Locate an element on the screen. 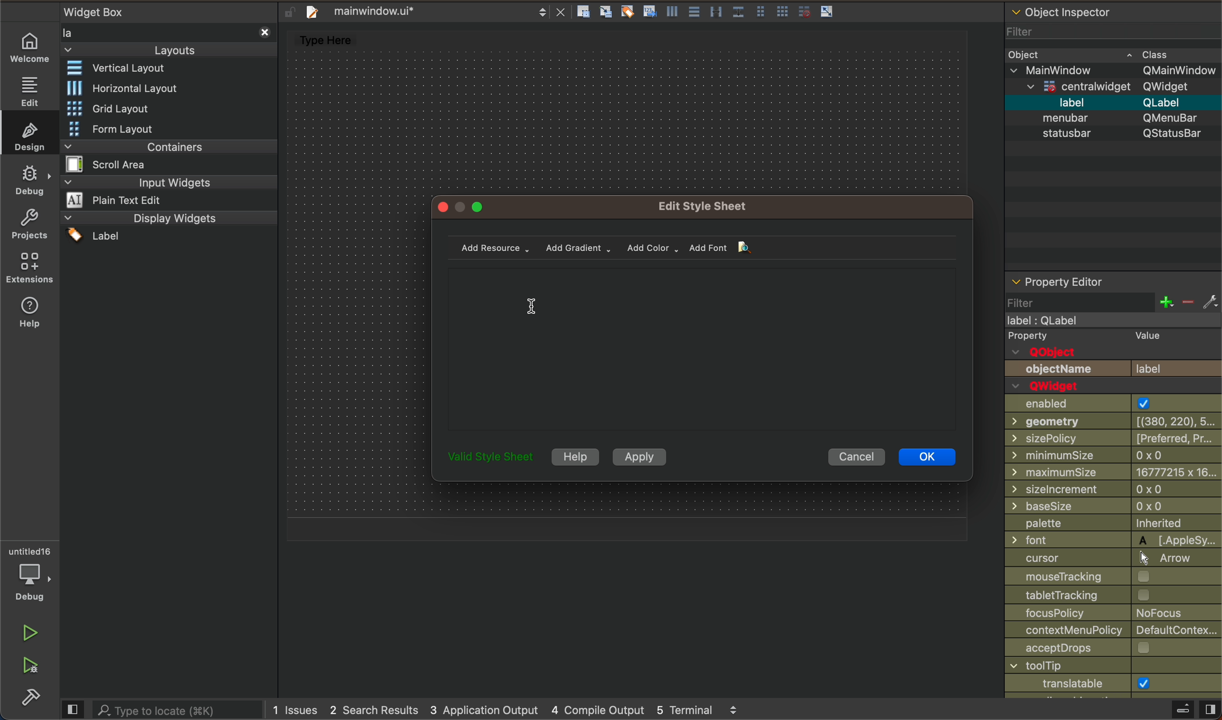  property is located at coordinates (1111, 337).